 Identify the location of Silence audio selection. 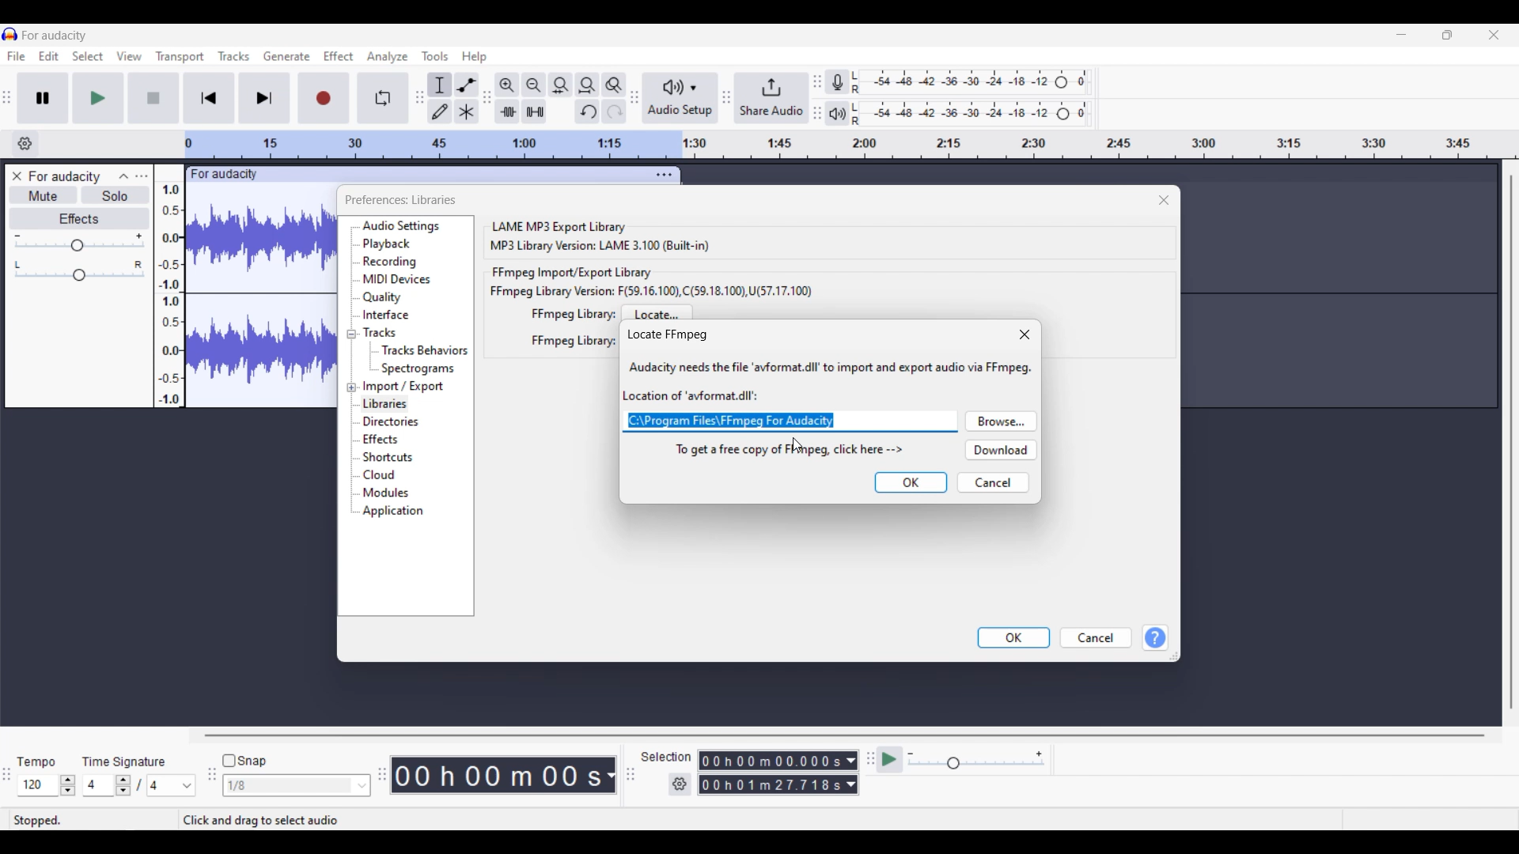
(534, 111).